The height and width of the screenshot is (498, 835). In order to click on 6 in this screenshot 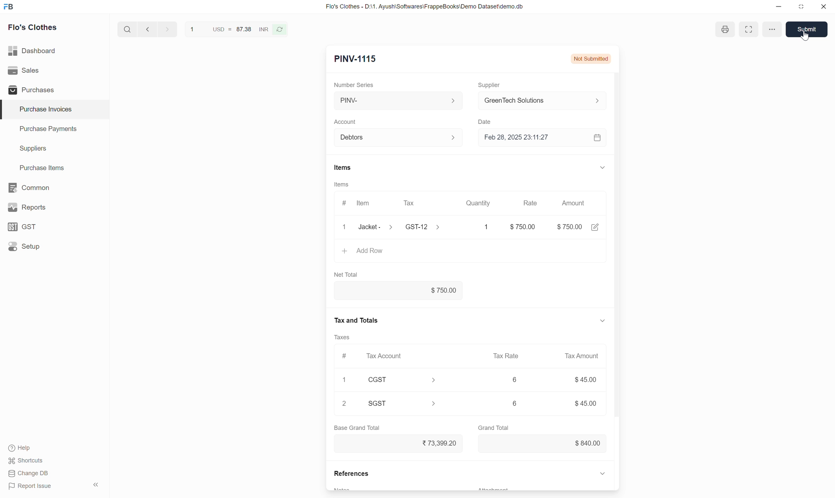, I will do `click(515, 379)`.